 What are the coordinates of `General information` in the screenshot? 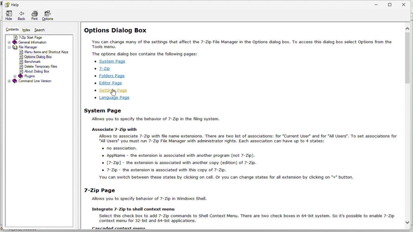 It's located at (29, 43).